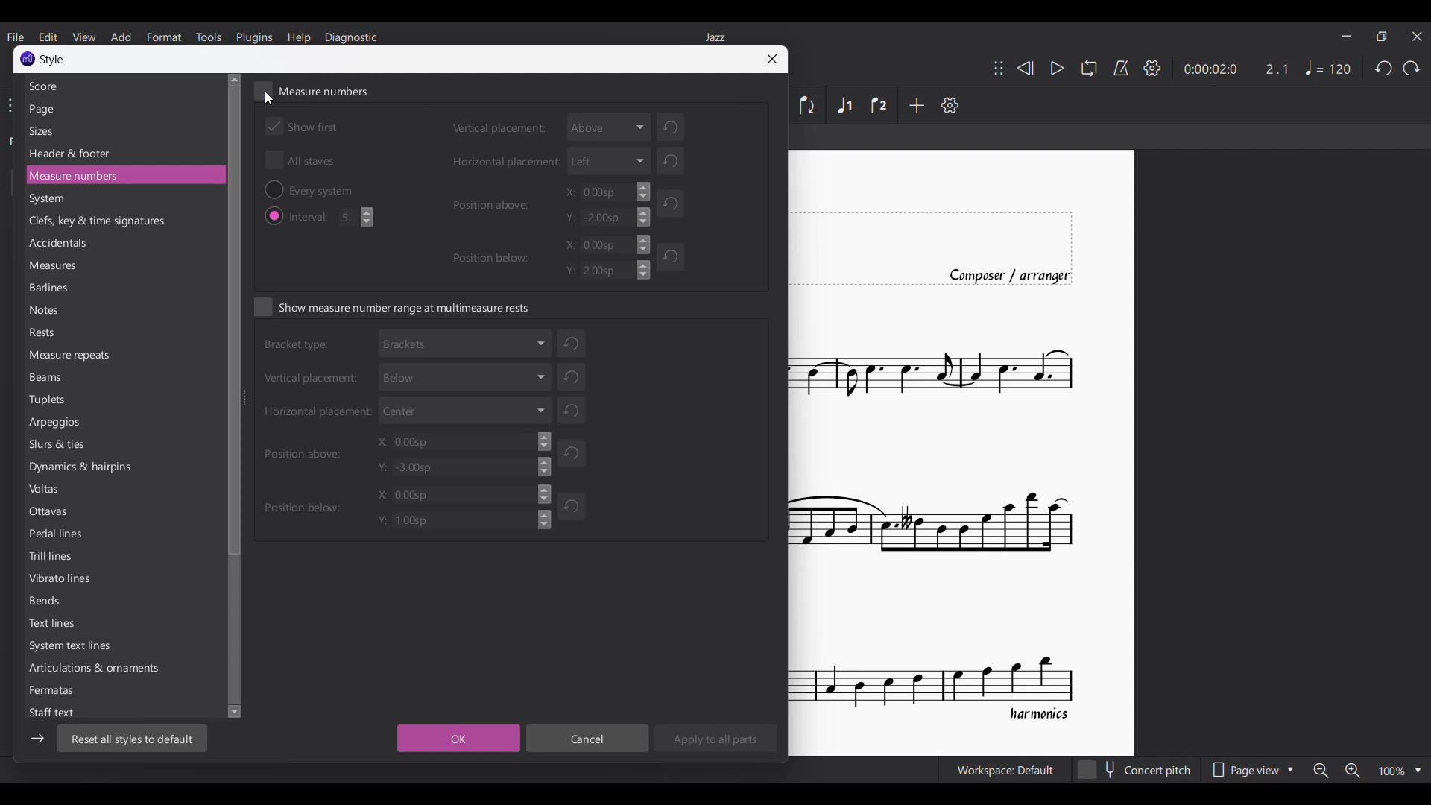 This screenshot has width=1431, height=805. What do you see at coordinates (1236, 69) in the screenshot?
I see `Duration and ratio` at bounding box center [1236, 69].